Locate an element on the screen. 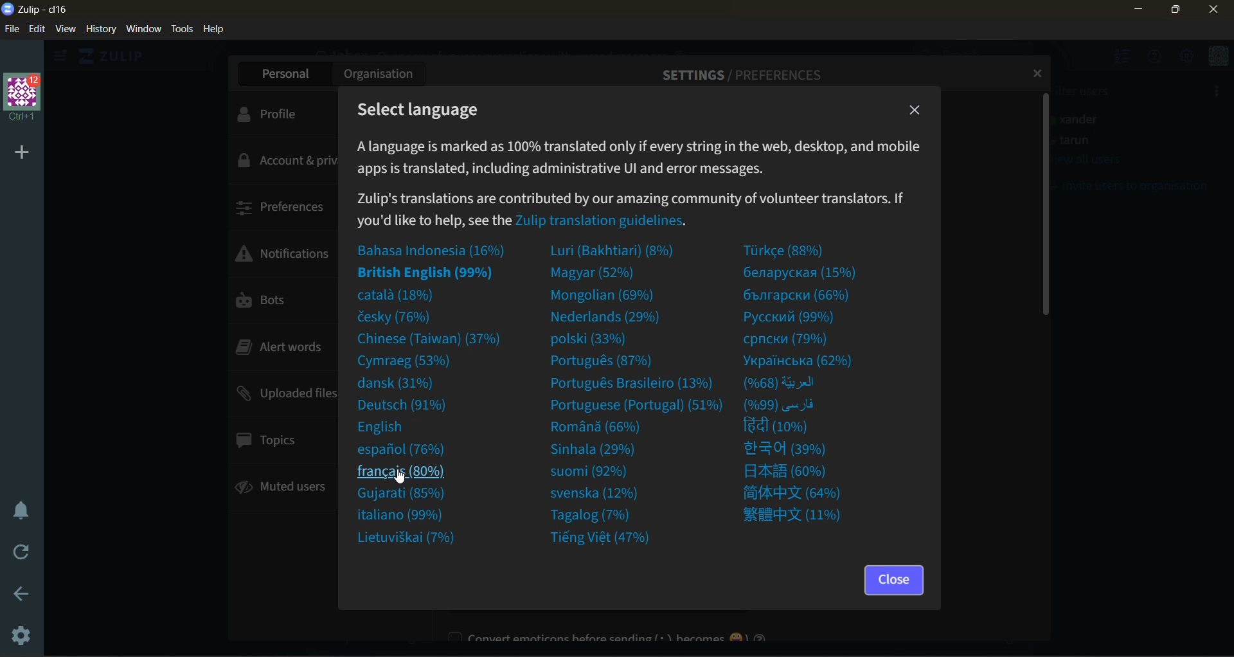  personal is located at coordinates (287, 73).